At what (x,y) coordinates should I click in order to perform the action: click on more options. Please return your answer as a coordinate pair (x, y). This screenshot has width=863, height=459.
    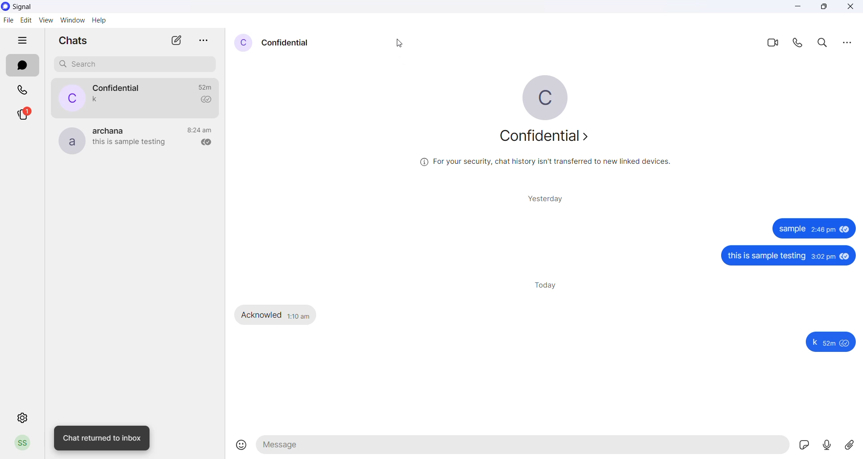
    Looking at the image, I should click on (848, 43).